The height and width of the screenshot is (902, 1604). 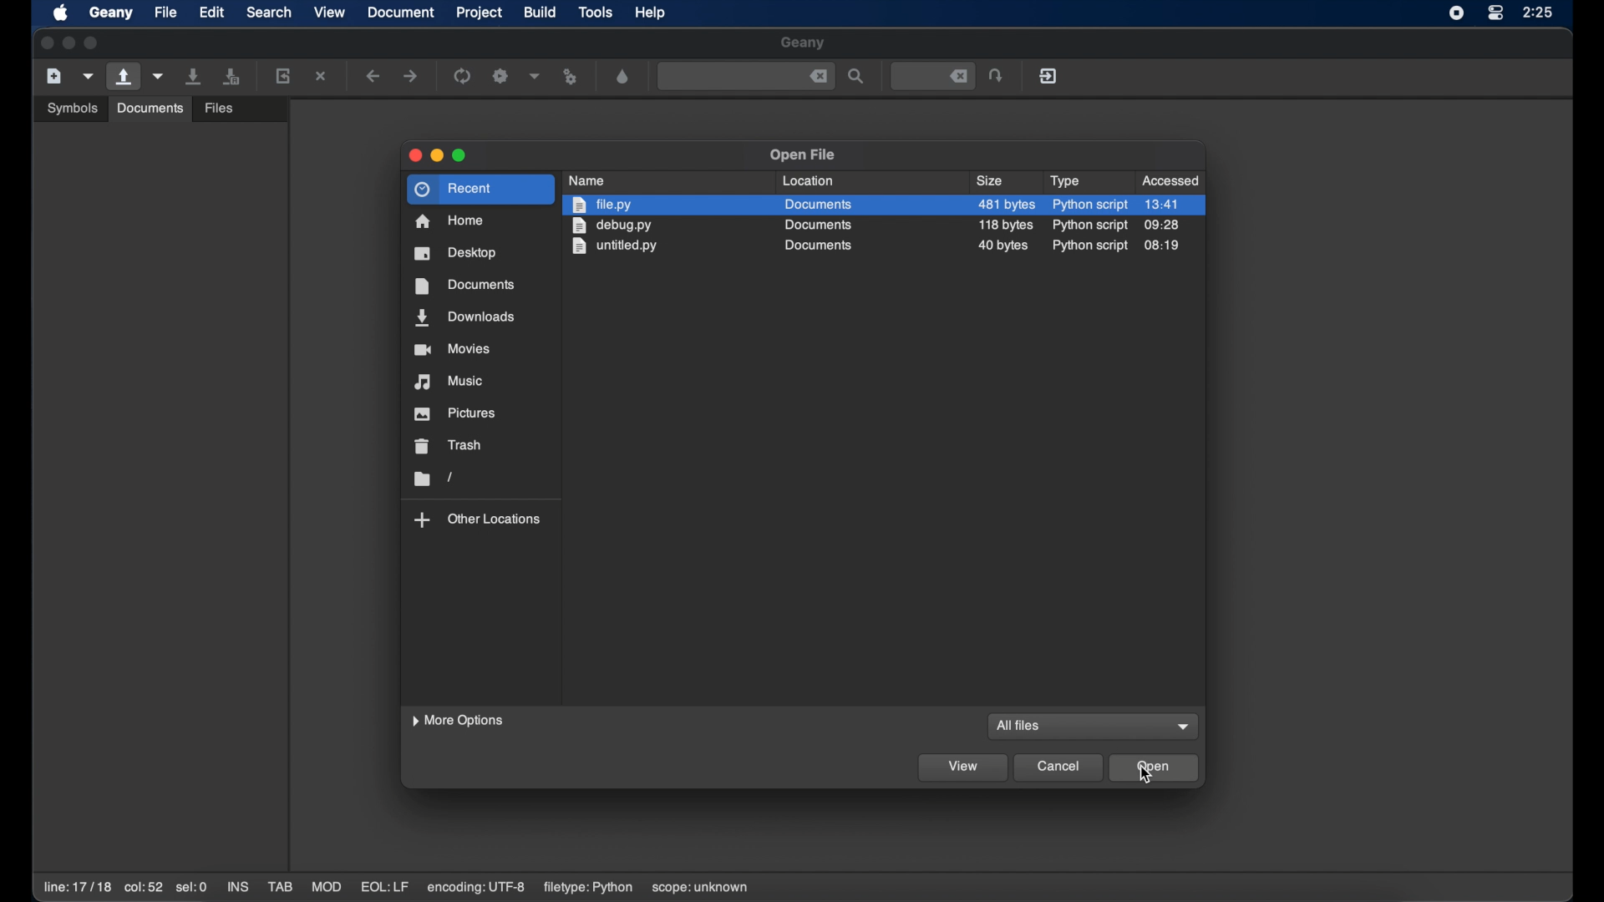 I want to click on movies, so click(x=453, y=350).